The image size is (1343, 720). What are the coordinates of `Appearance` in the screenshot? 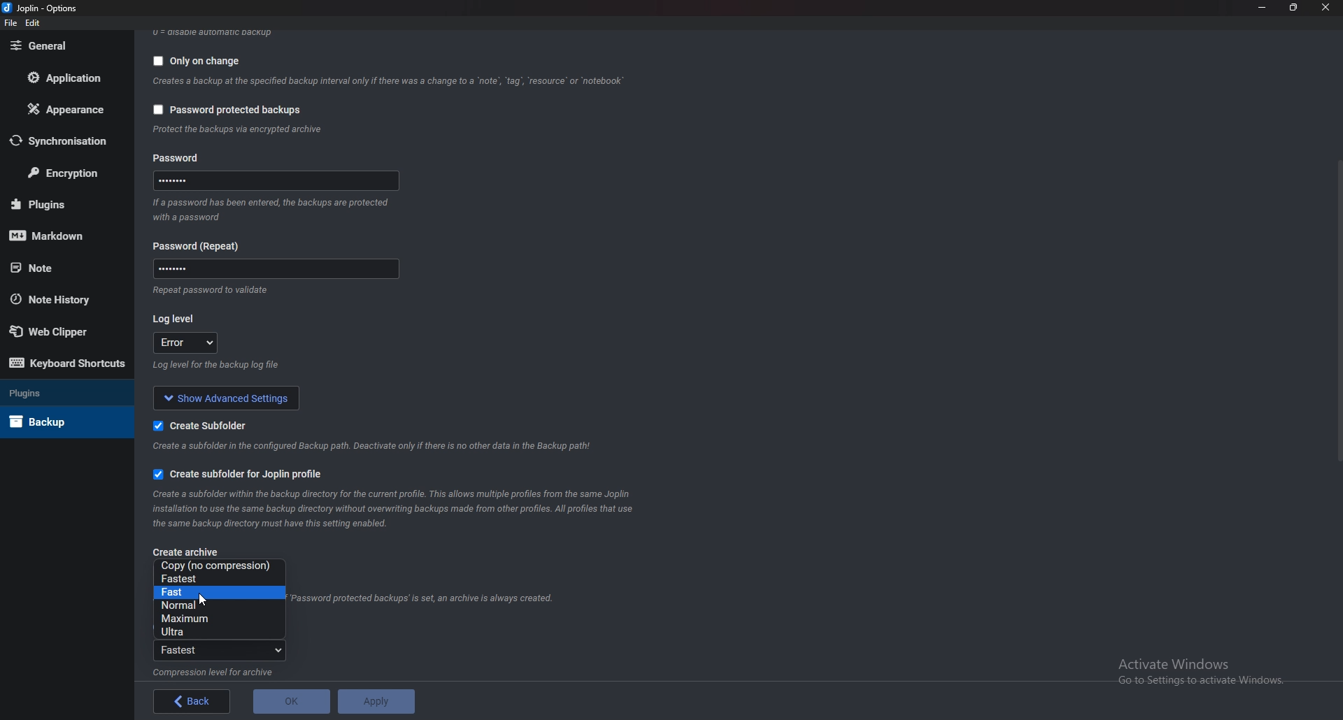 It's located at (66, 110).